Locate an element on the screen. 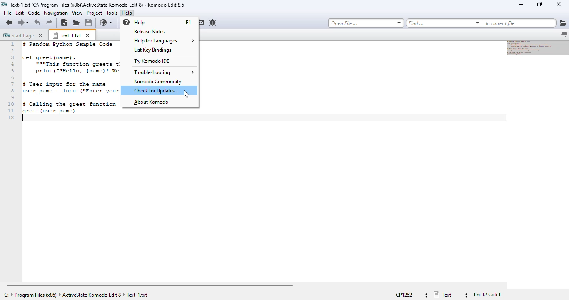  file encoding is located at coordinates (411, 295).